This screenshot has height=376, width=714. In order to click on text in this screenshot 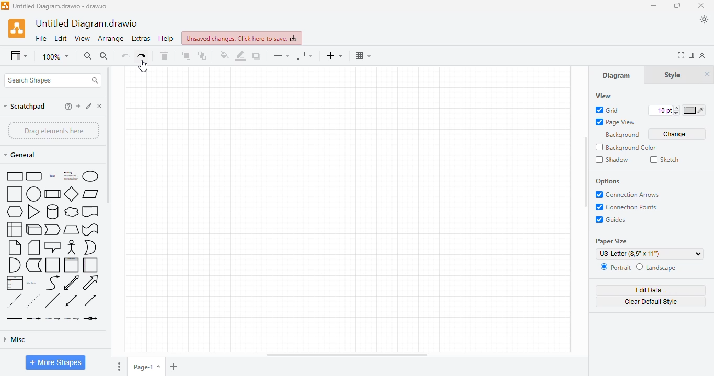, I will do `click(52, 176)`.